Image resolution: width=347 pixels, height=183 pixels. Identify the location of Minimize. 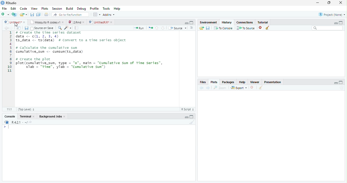
(335, 23).